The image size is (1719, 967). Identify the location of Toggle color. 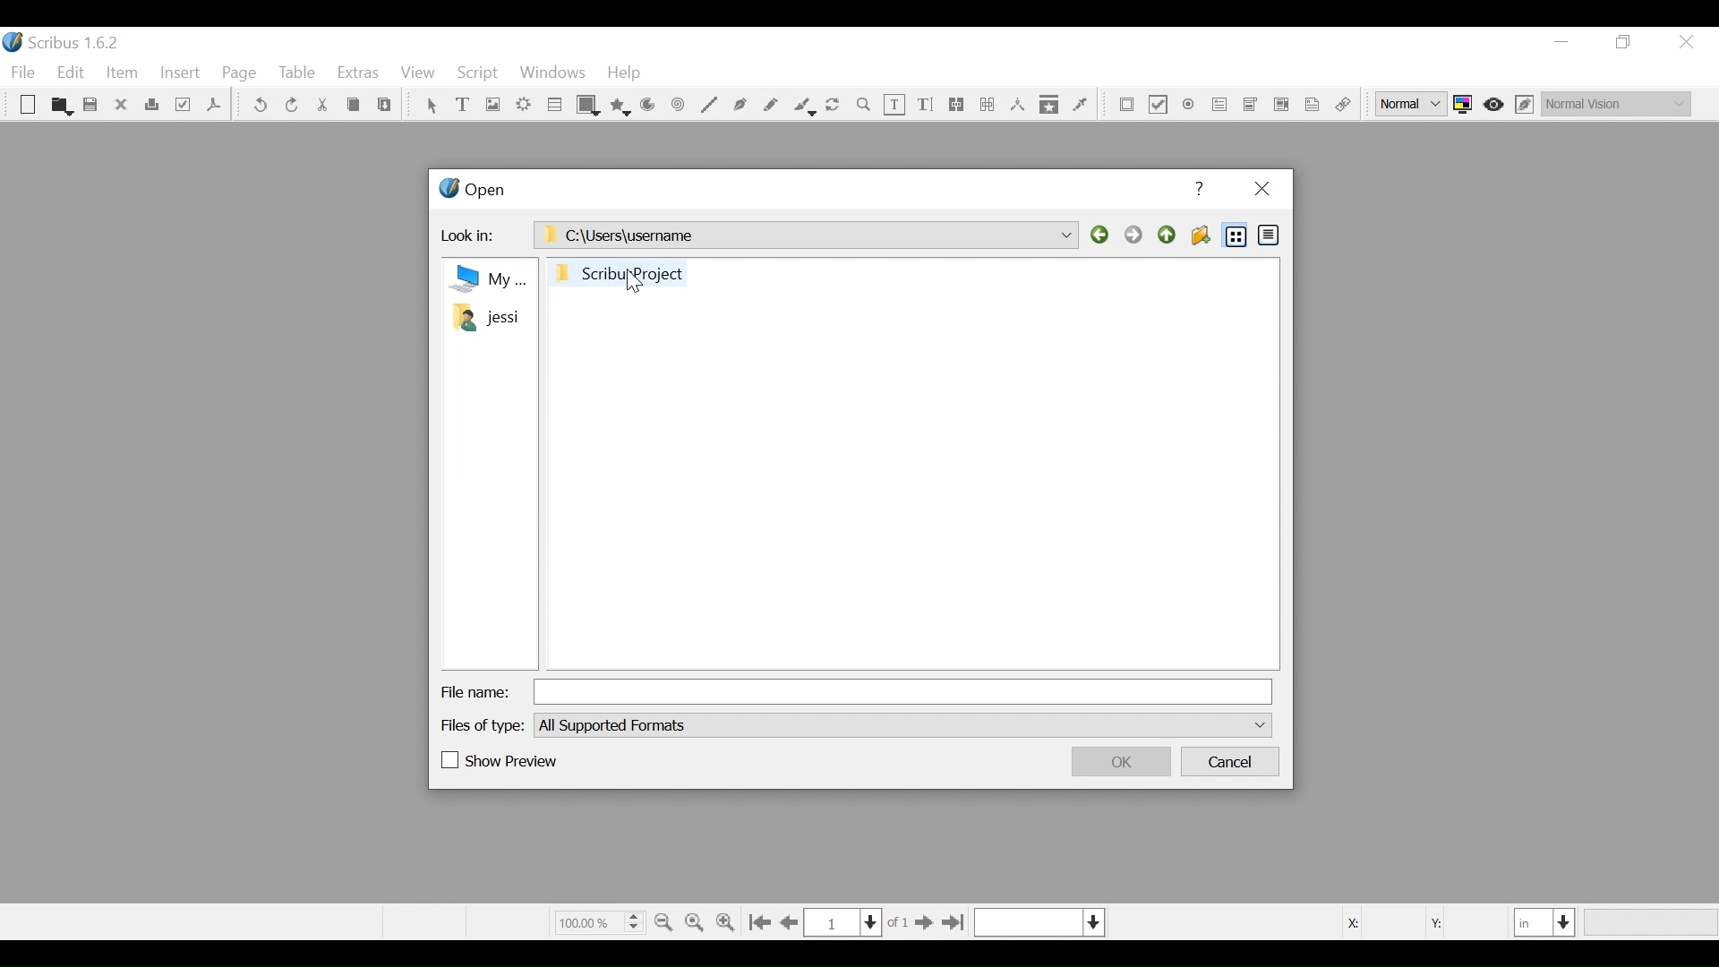
(1467, 104).